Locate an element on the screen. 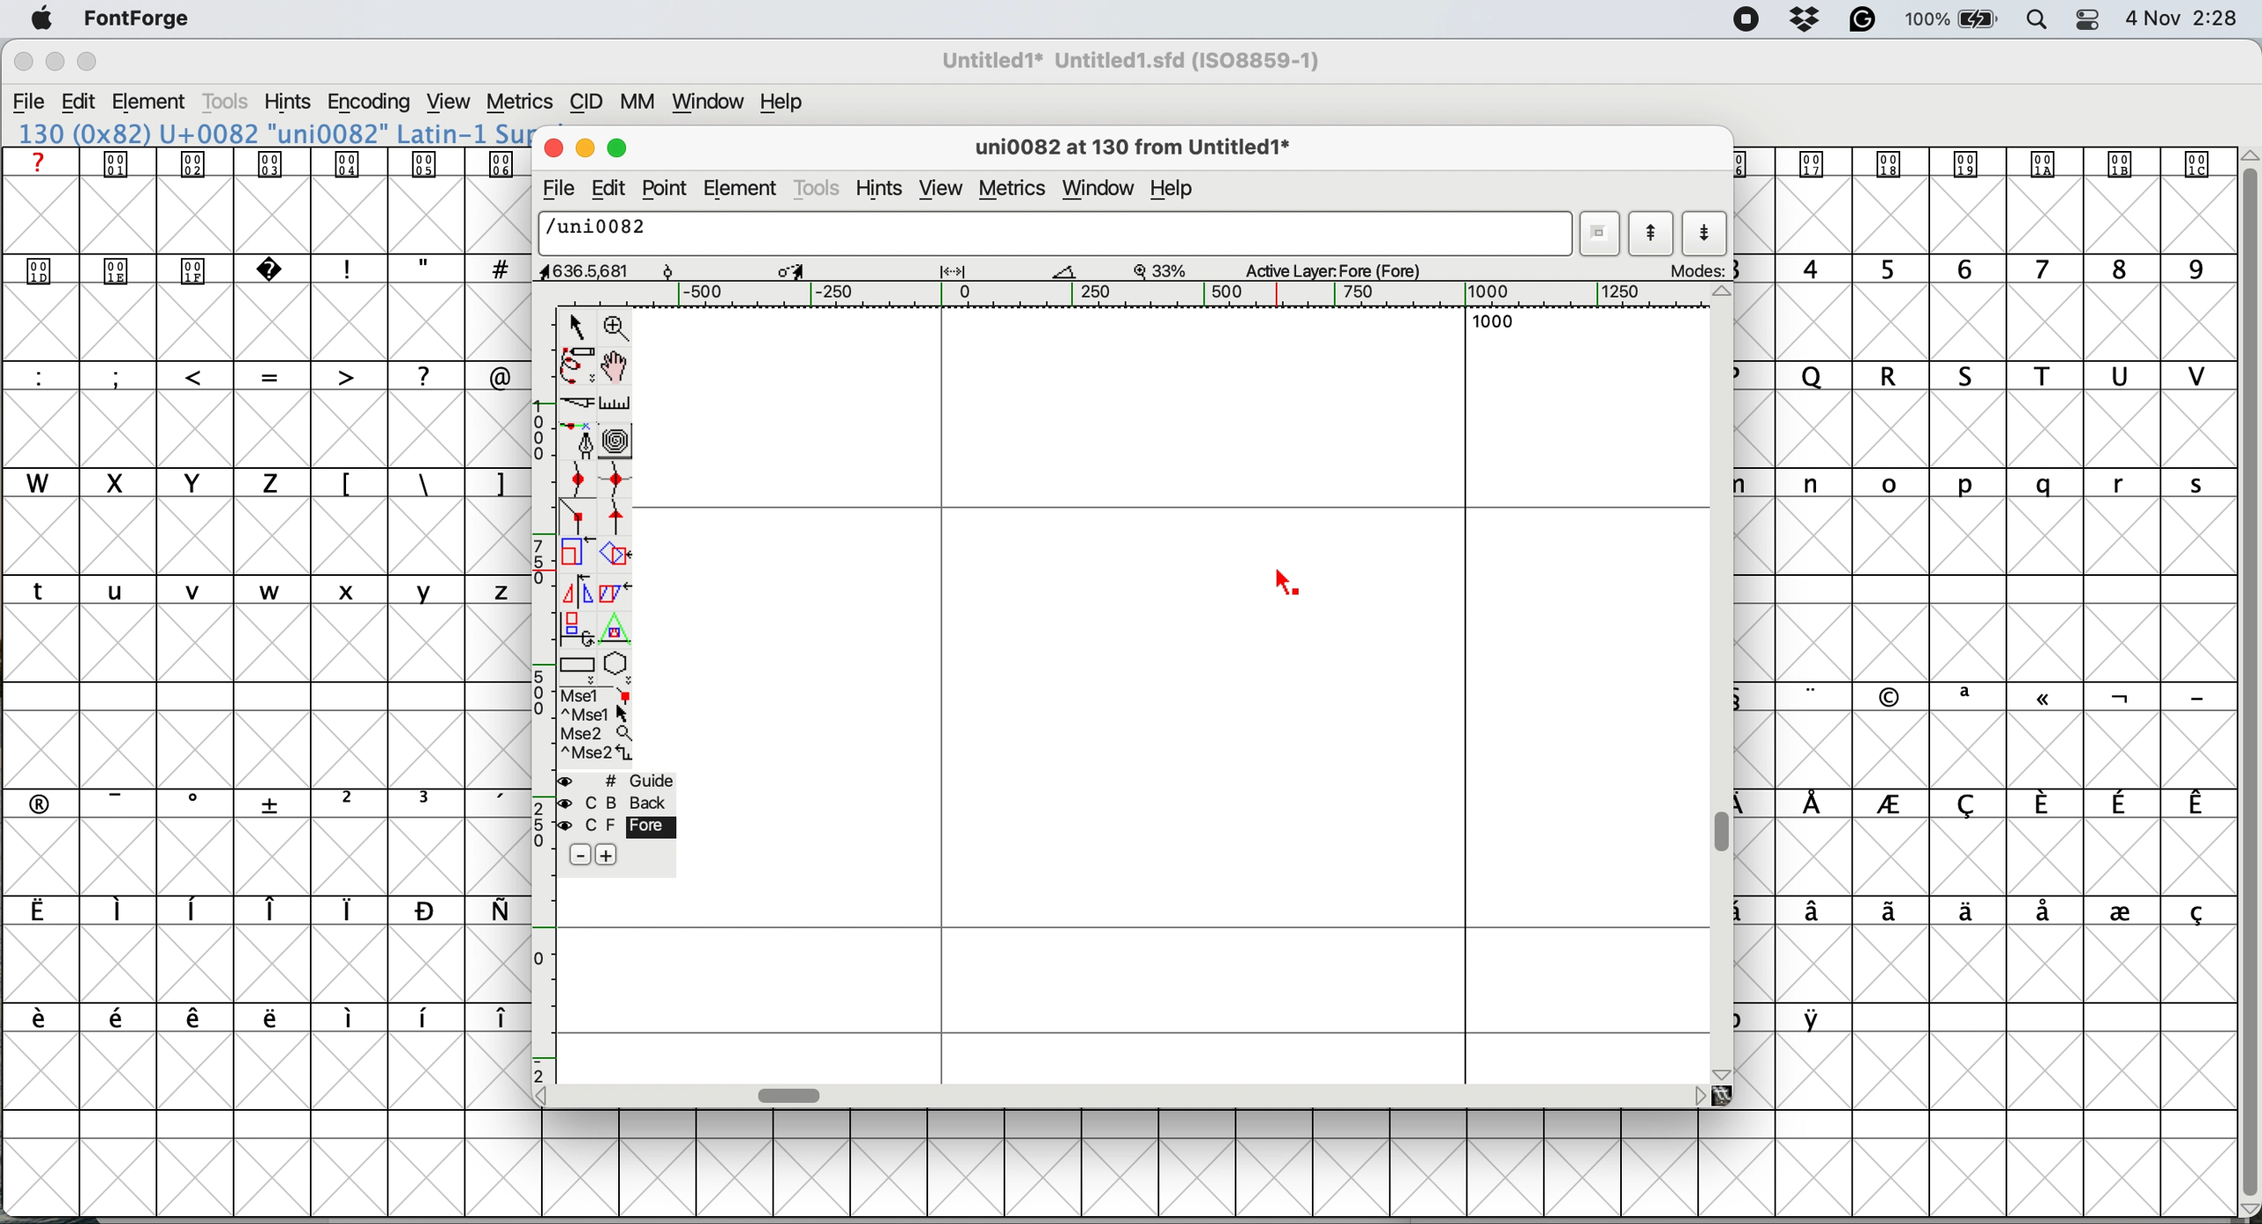  selections is located at coordinates (598, 727).